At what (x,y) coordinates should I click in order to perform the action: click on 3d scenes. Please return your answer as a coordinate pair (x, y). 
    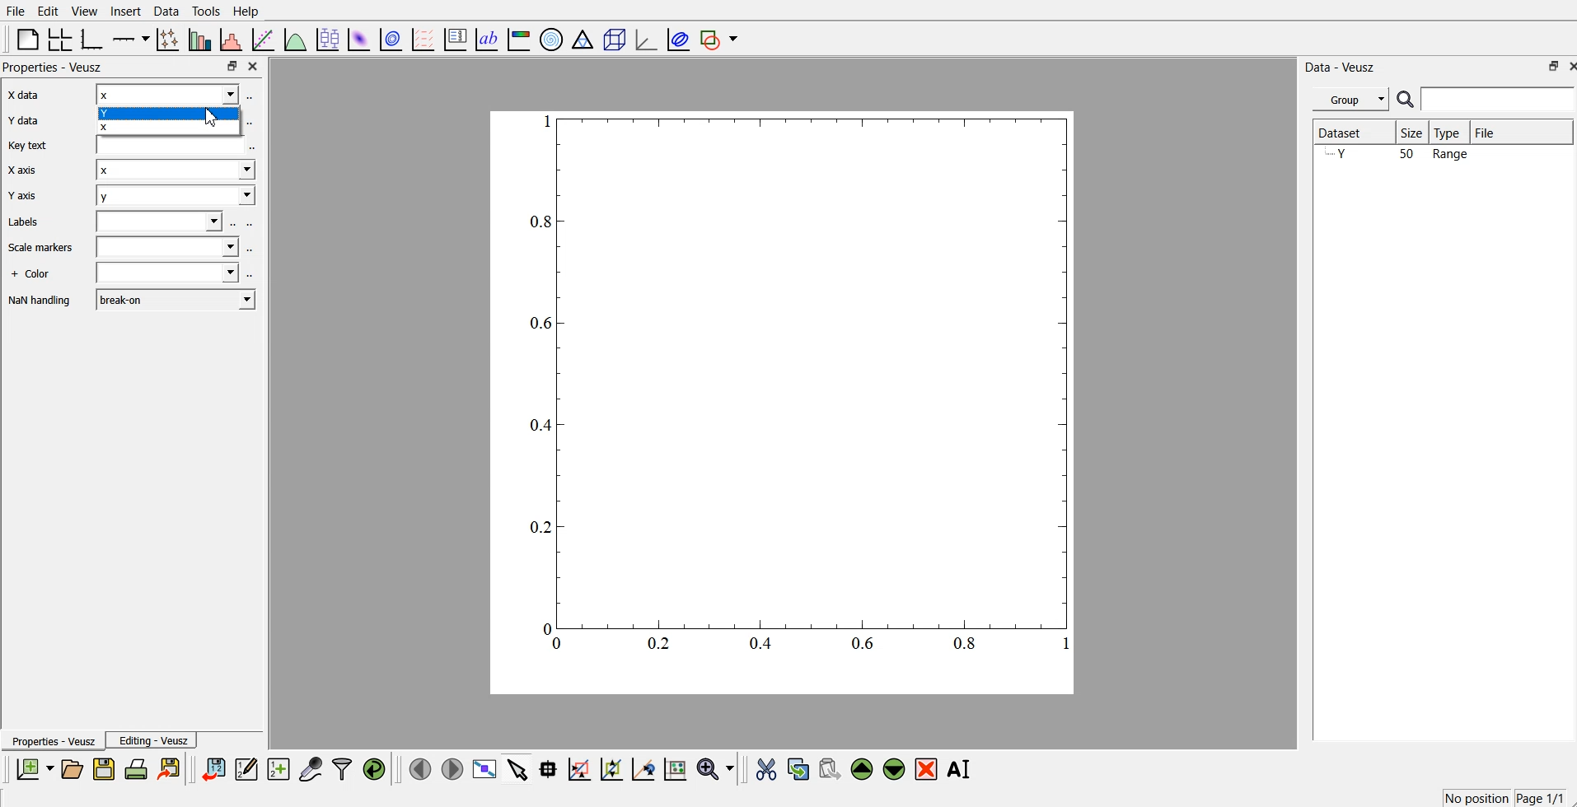
    Looking at the image, I should click on (612, 36).